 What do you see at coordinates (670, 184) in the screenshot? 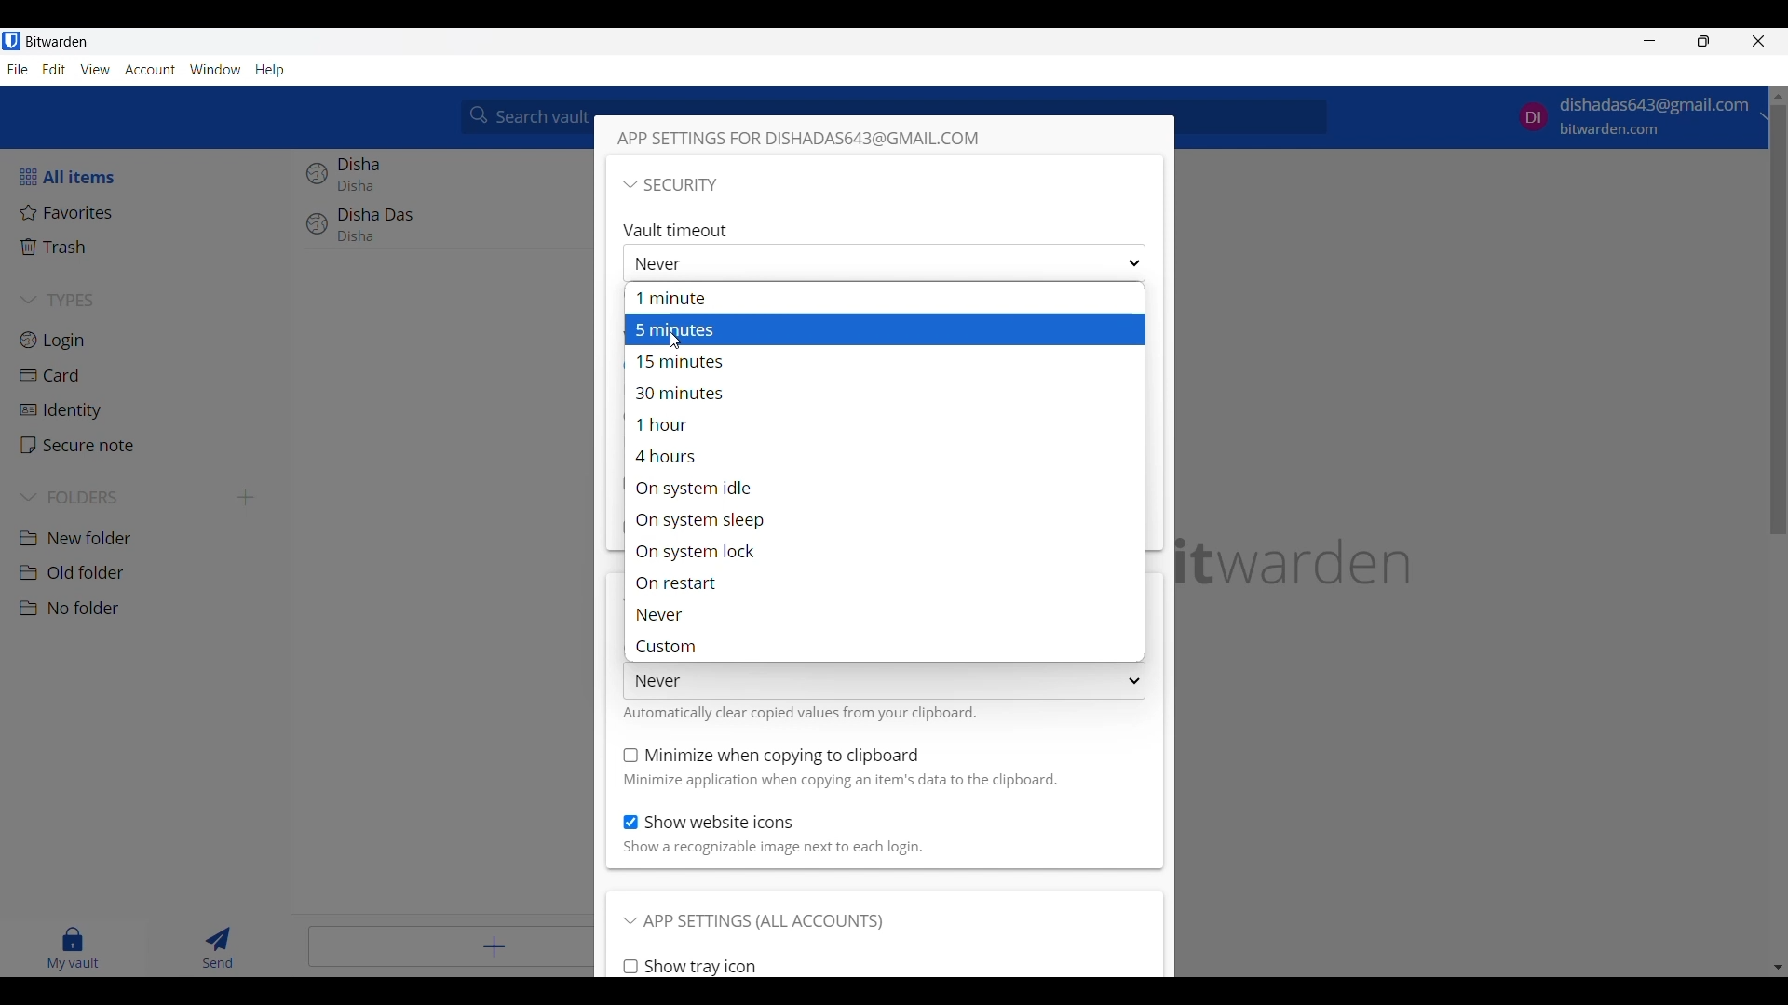
I see `Collapse section` at bounding box center [670, 184].